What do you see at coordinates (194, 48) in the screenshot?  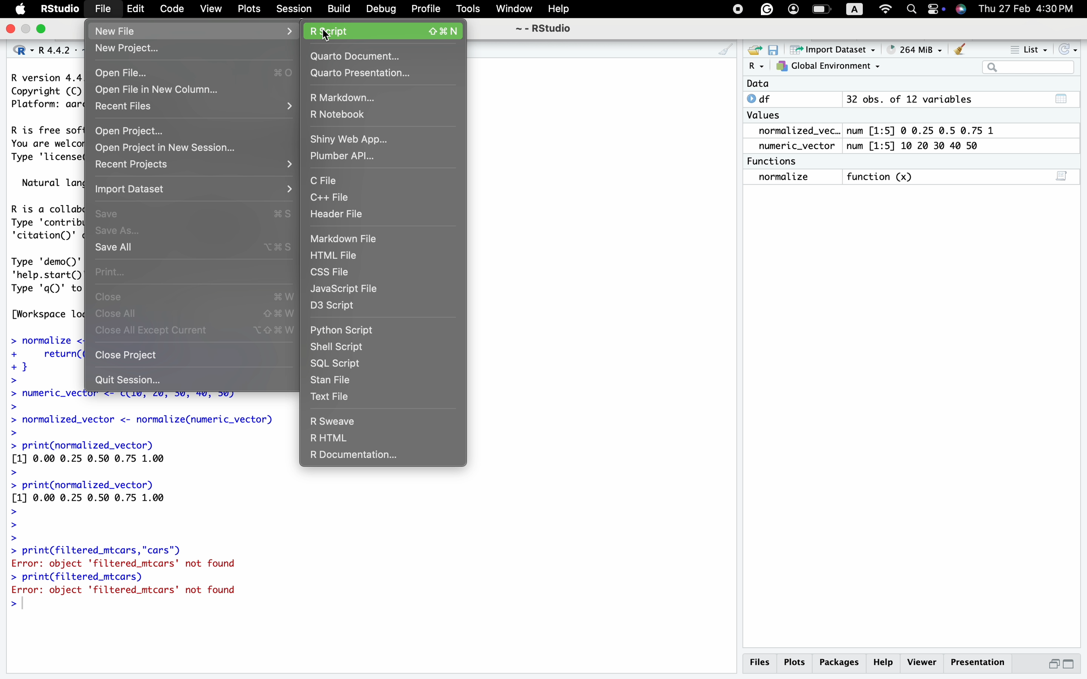 I see `new project` at bounding box center [194, 48].